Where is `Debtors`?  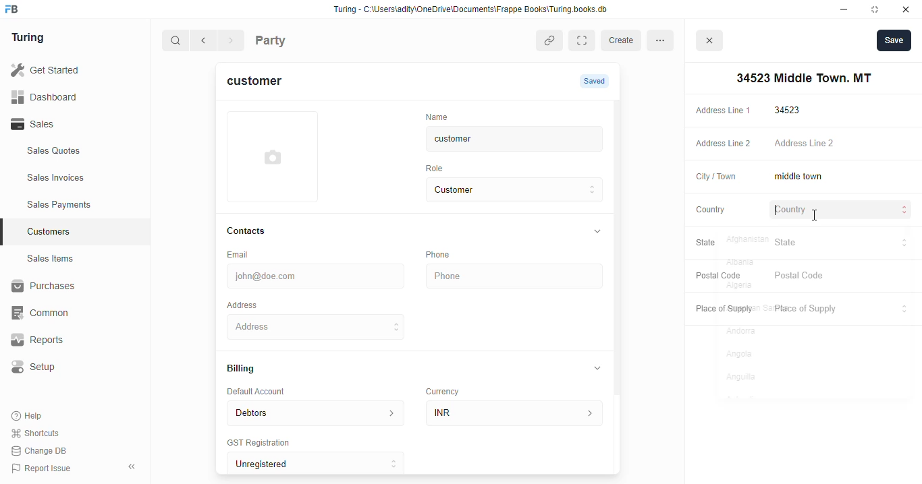 Debtors is located at coordinates (315, 412).